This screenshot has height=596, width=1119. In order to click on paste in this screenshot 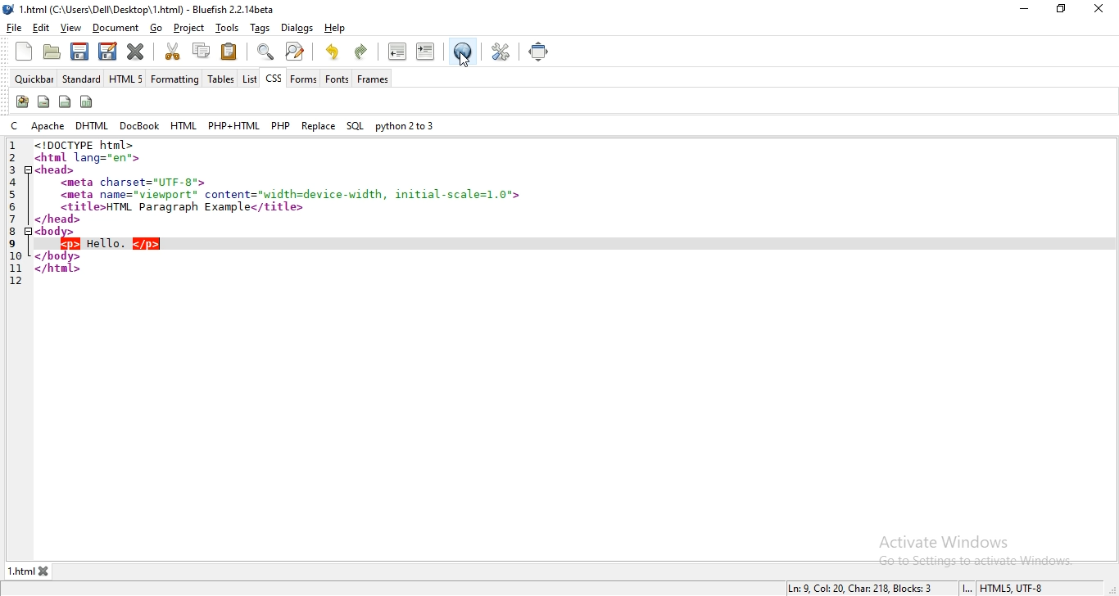, I will do `click(229, 52)`.